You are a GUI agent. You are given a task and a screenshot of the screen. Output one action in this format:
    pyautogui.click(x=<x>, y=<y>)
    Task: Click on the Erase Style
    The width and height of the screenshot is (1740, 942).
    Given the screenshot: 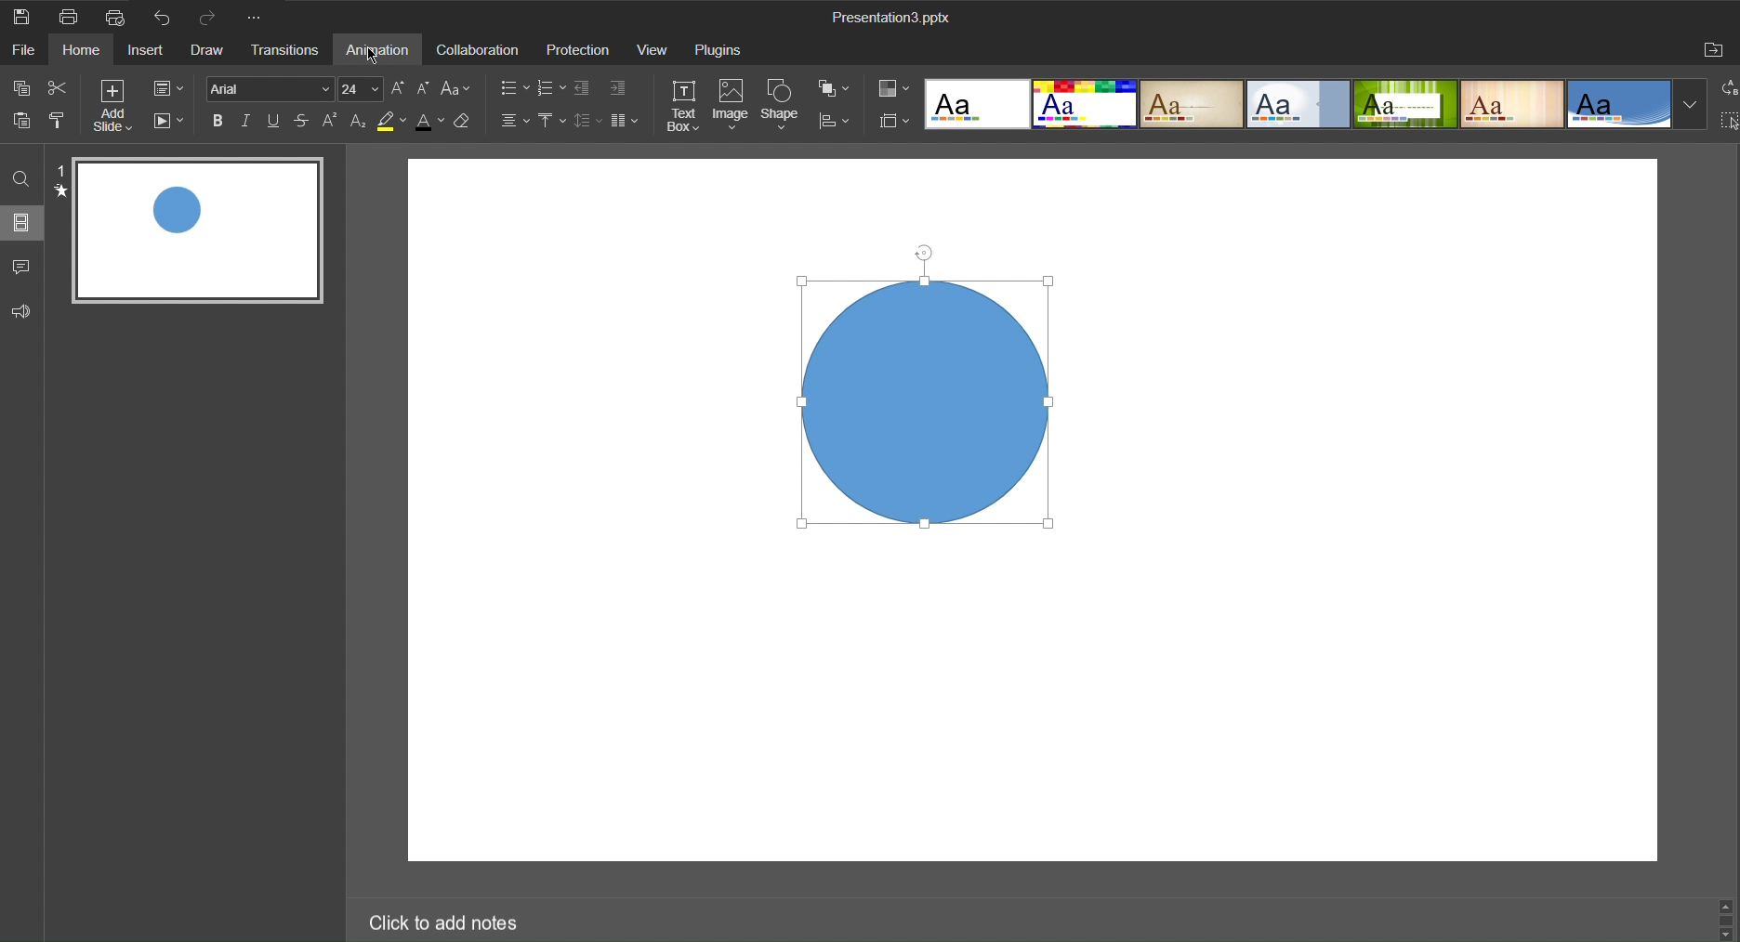 What is the action you would take?
    pyautogui.click(x=467, y=124)
    